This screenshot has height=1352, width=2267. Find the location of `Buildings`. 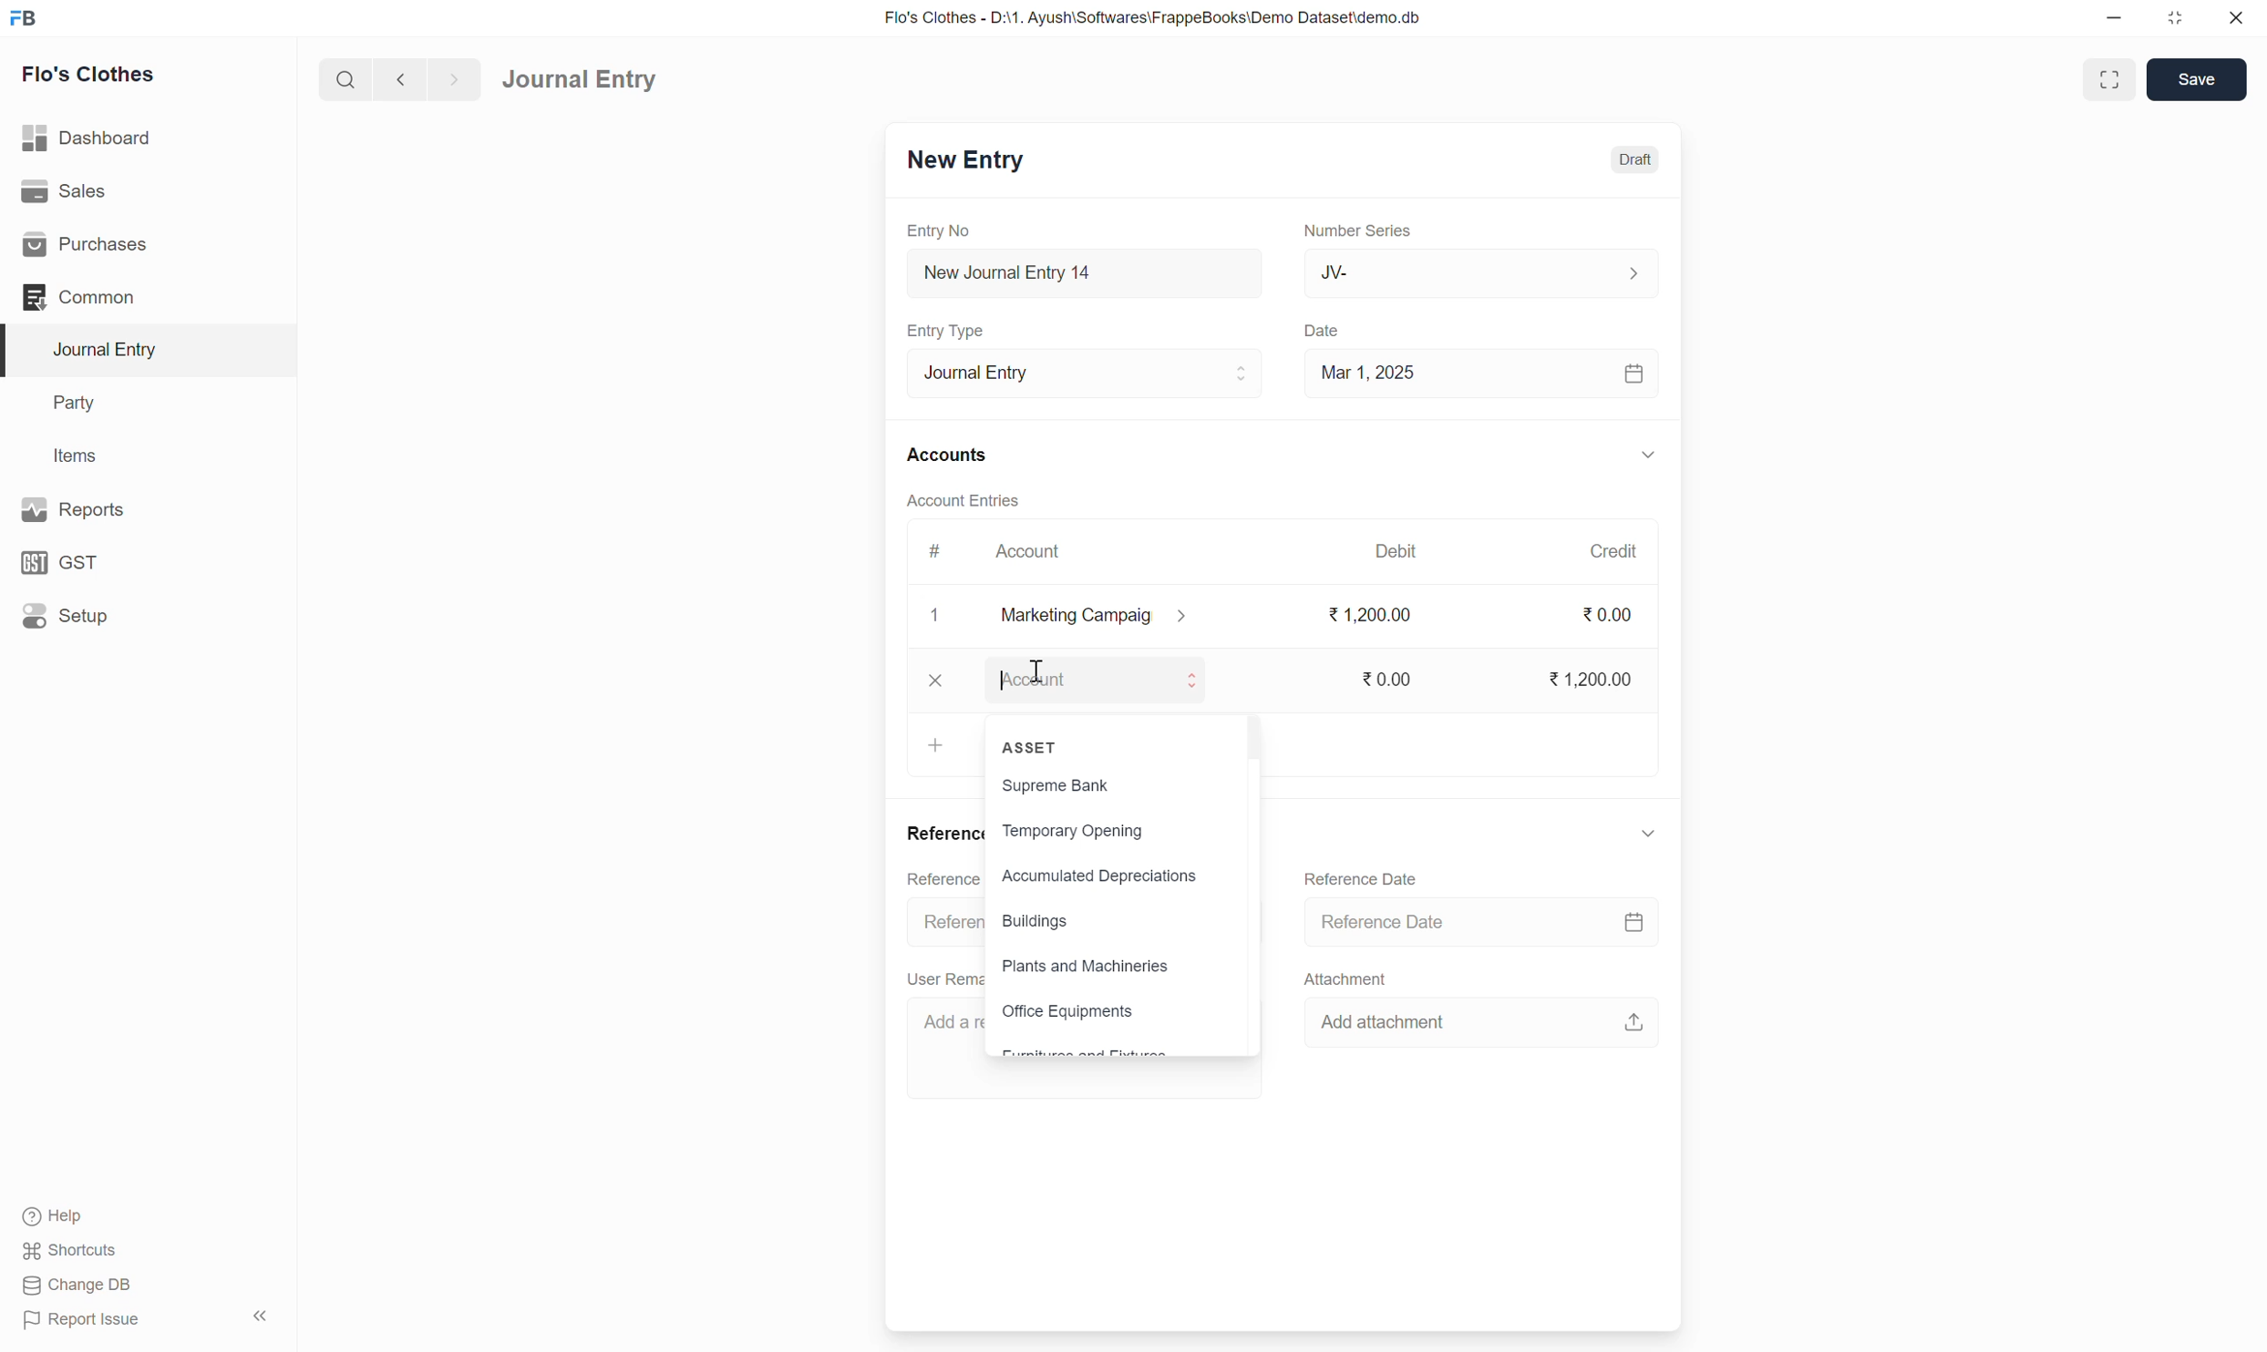

Buildings is located at coordinates (1040, 923).